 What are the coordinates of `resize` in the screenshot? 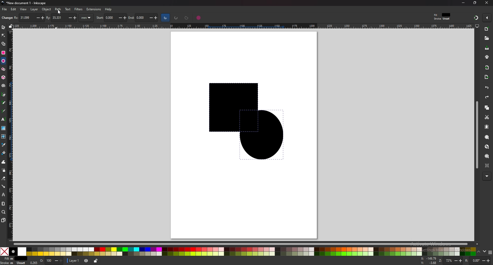 It's located at (475, 3).